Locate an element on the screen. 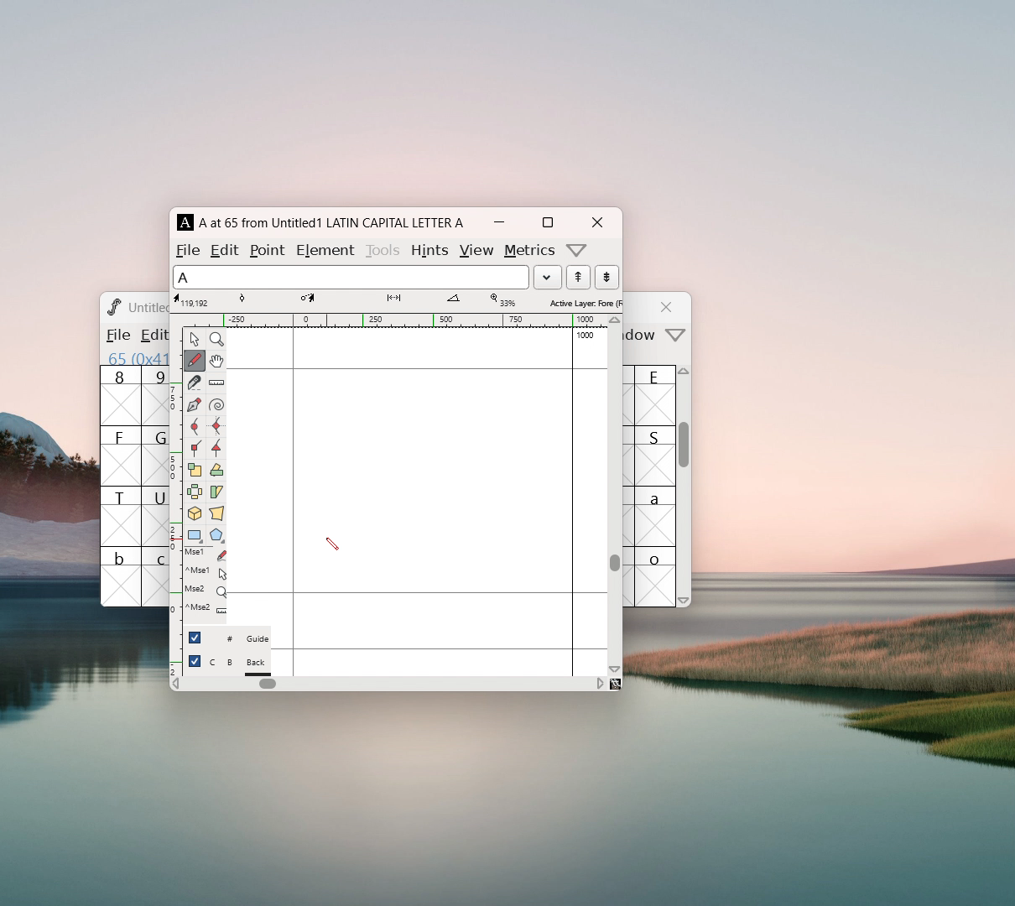 The width and height of the screenshot is (1015, 906). mimize is located at coordinates (499, 222).